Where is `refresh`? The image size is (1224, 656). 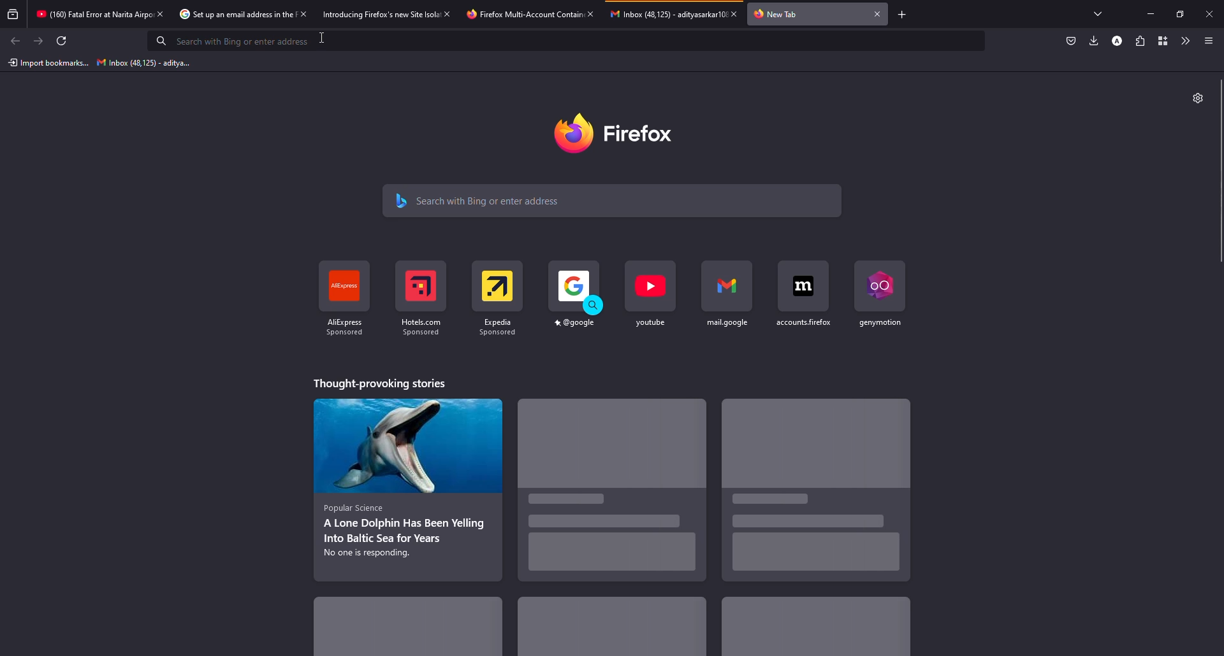 refresh is located at coordinates (60, 41).